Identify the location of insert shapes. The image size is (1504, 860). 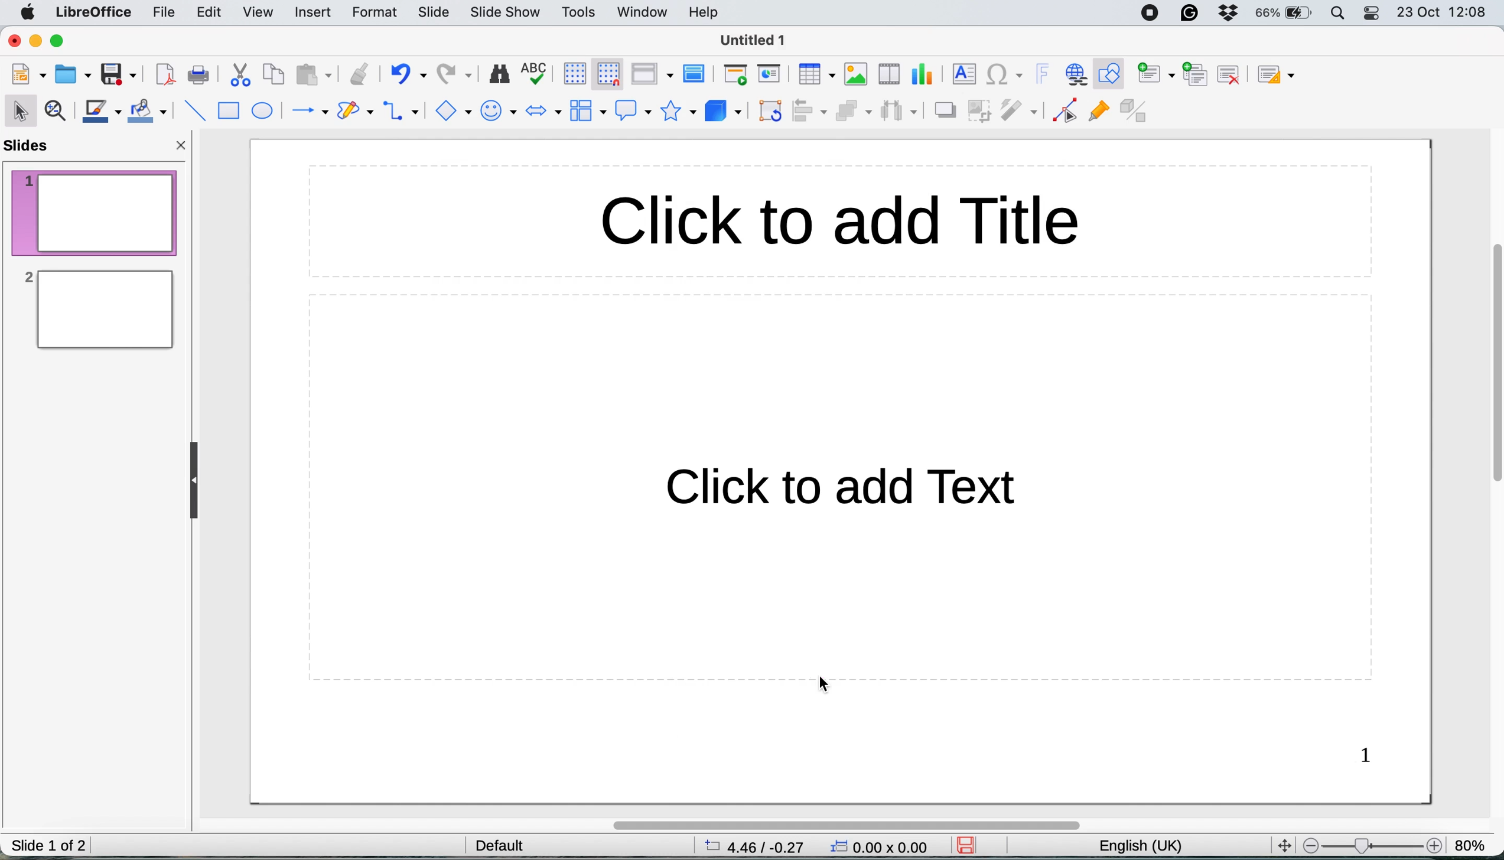
(451, 110).